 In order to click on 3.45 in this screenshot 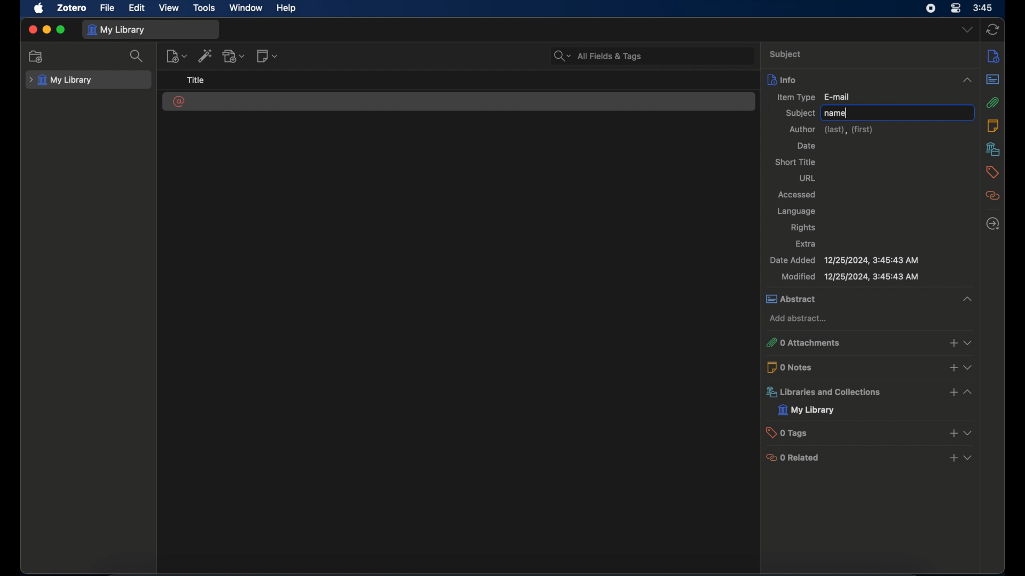, I will do `click(983, 9)`.